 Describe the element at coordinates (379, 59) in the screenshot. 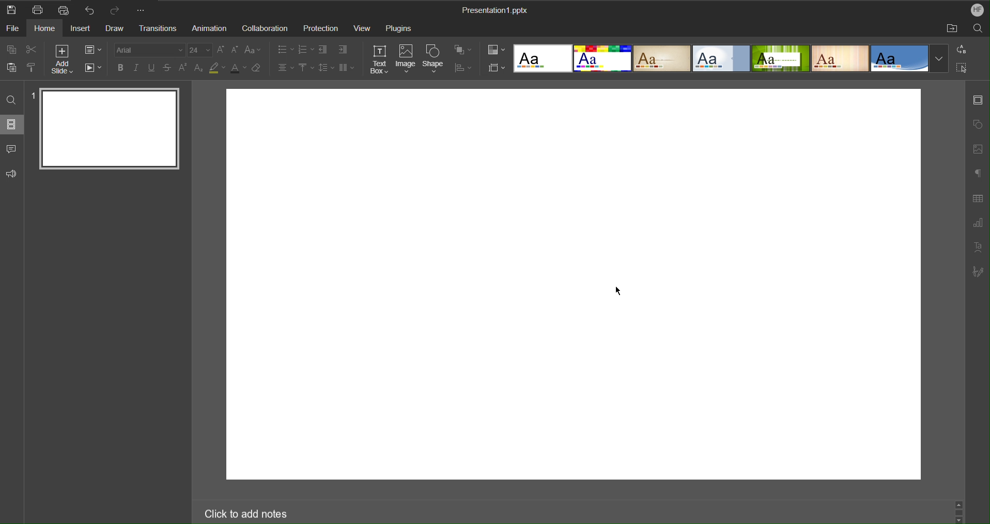

I see `Text Box` at that location.